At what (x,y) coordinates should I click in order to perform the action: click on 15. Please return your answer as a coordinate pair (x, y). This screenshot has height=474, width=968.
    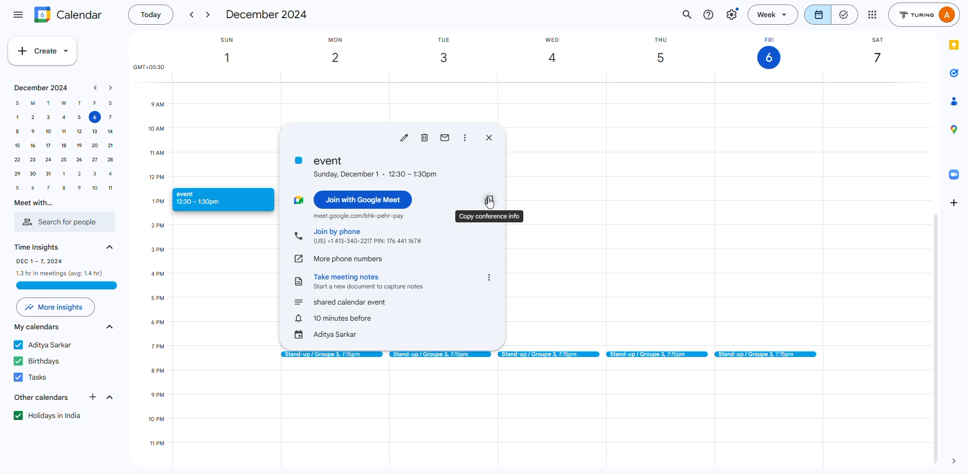
    Looking at the image, I should click on (17, 146).